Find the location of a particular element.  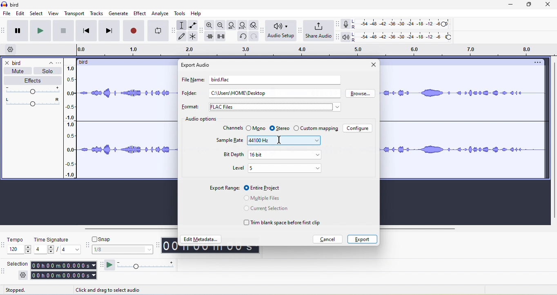

minimize is located at coordinates (511, 5).